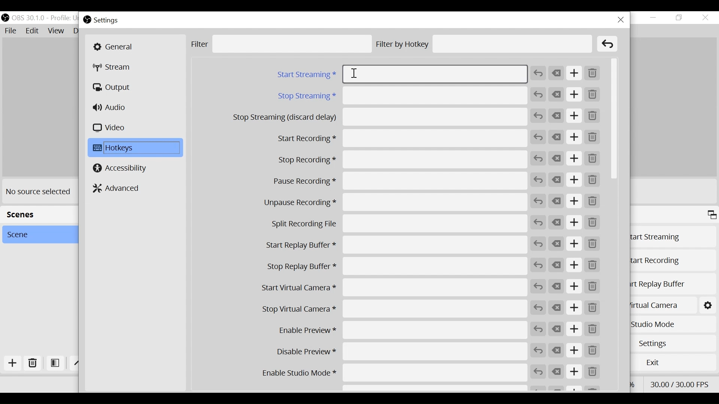 The height and width of the screenshot is (404, 719). What do you see at coordinates (538, 116) in the screenshot?
I see `Revert` at bounding box center [538, 116].